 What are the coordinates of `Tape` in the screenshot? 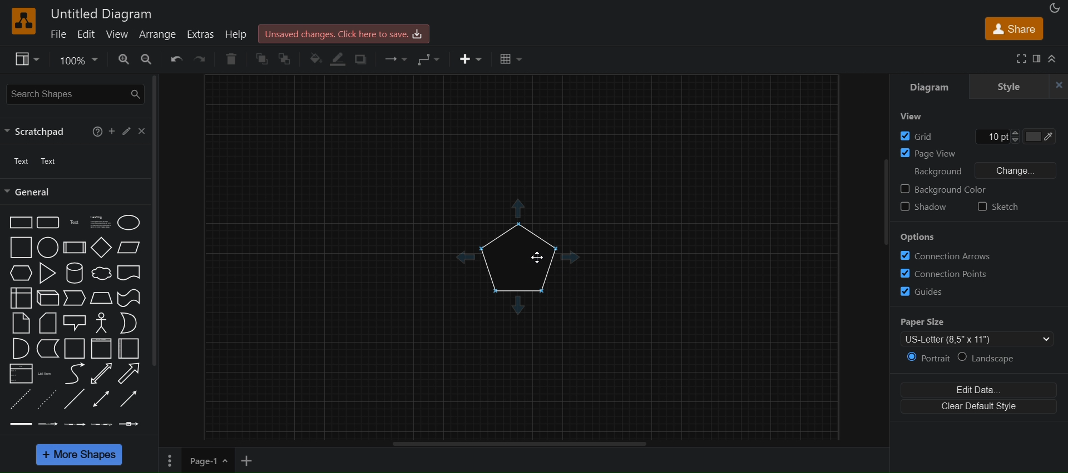 It's located at (128, 298).